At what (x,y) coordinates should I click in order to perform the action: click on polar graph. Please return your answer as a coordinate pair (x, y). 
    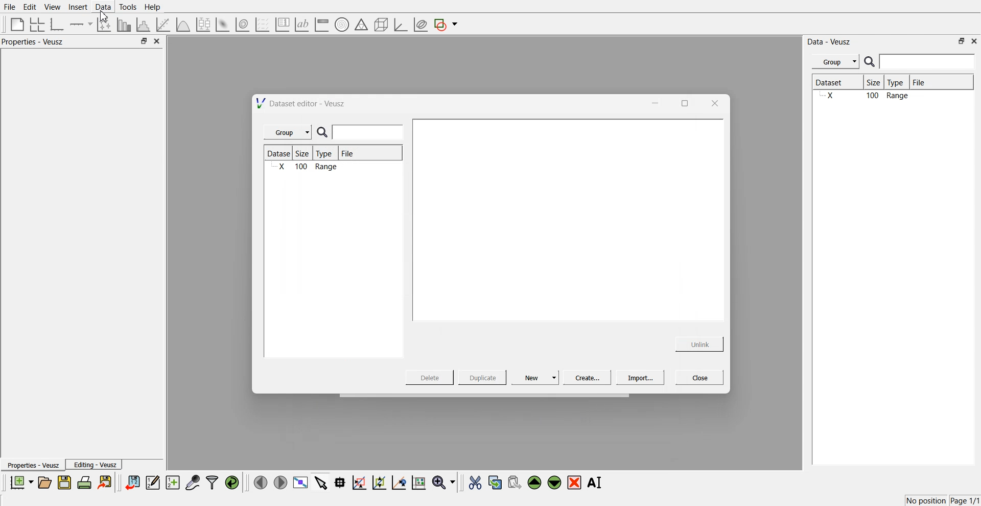
    Looking at the image, I should click on (341, 26).